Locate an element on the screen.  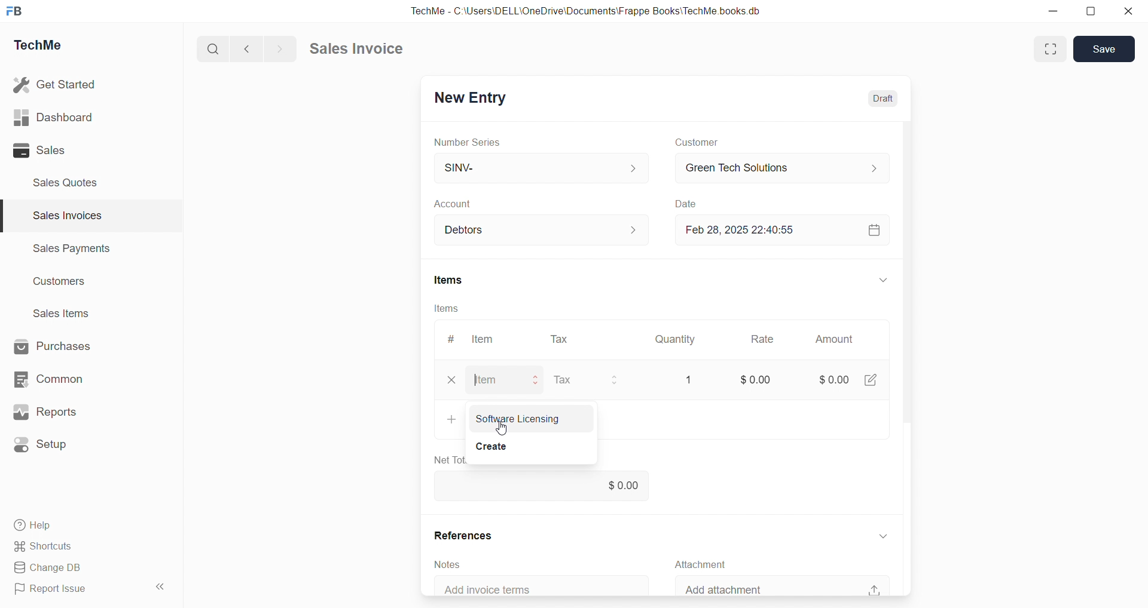
Date is located at coordinates (685, 203).